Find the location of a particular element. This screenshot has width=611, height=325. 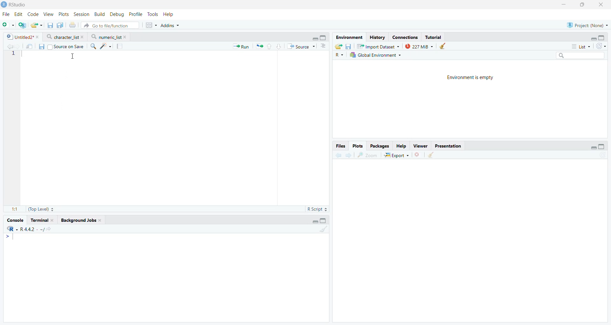

Clear is located at coordinates (323, 229).